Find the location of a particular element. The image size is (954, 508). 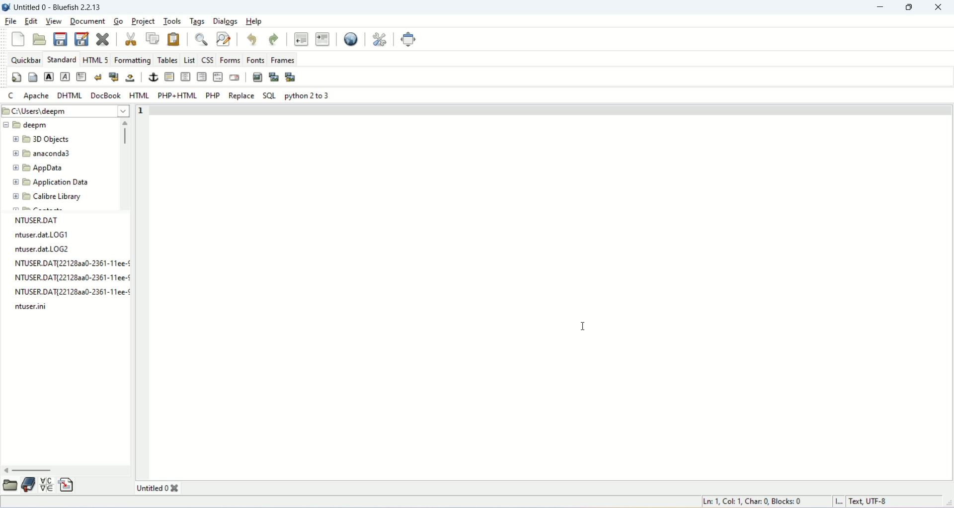

indent is located at coordinates (322, 38).